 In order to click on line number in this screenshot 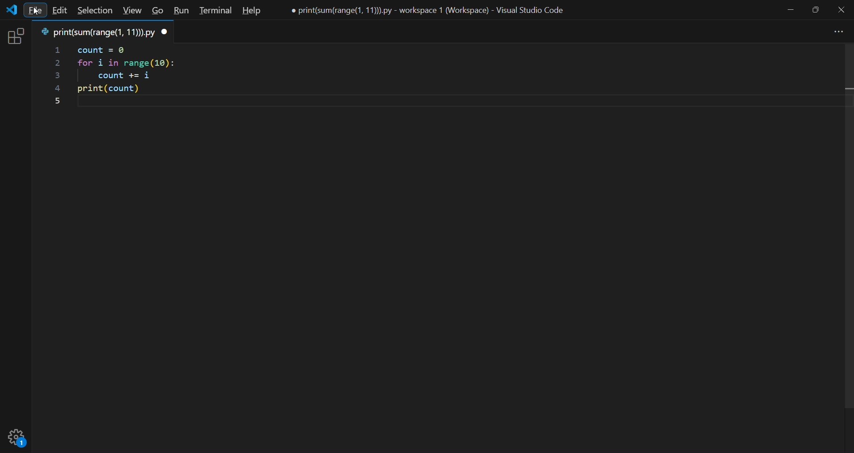, I will do `click(55, 76)`.